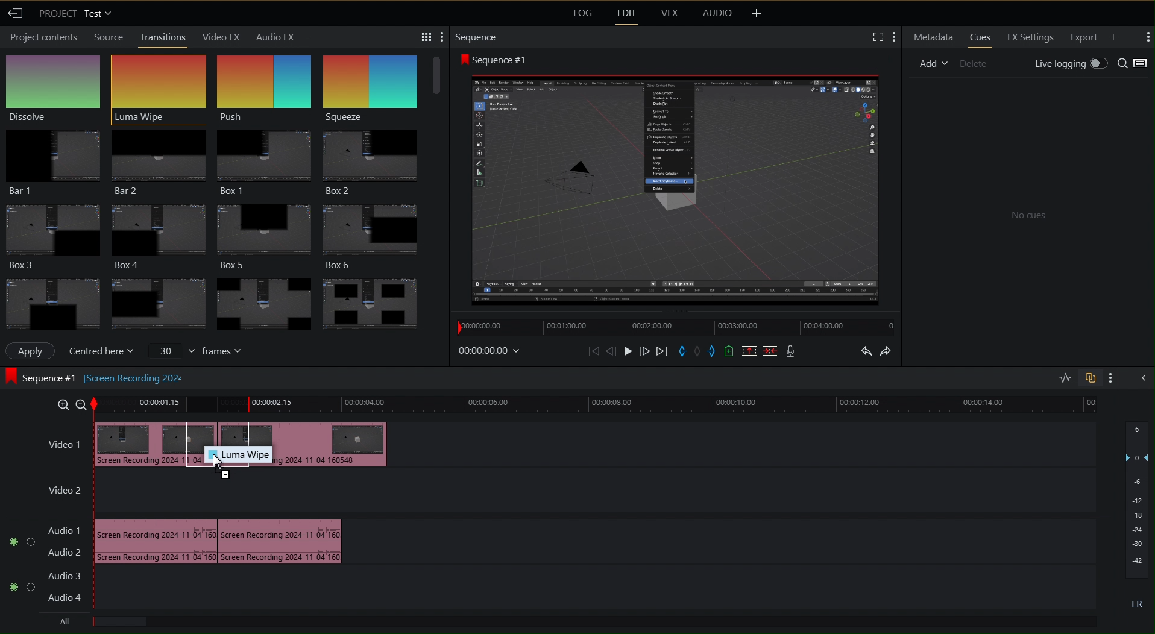  Describe the element at coordinates (157, 84) in the screenshot. I see `Luna Wipe` at that location.